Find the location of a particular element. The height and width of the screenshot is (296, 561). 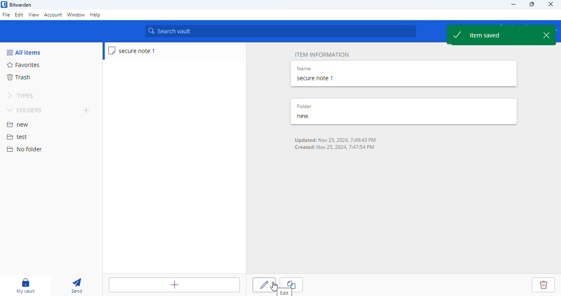

secure note 1 is located at coordinates (132, 51).